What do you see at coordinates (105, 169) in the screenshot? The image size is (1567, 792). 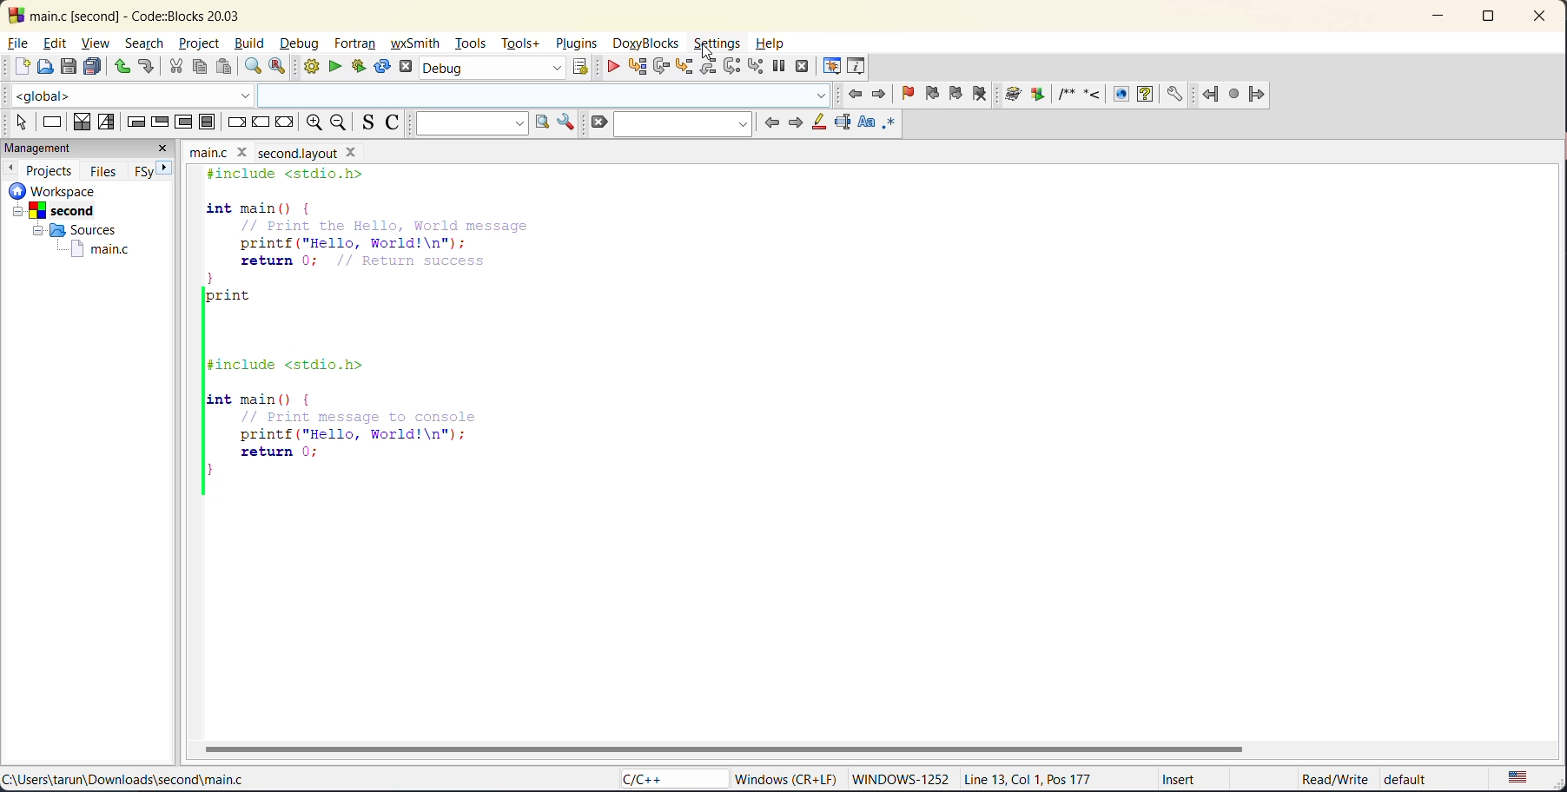 I see `files` at bounding box center [105, 169].